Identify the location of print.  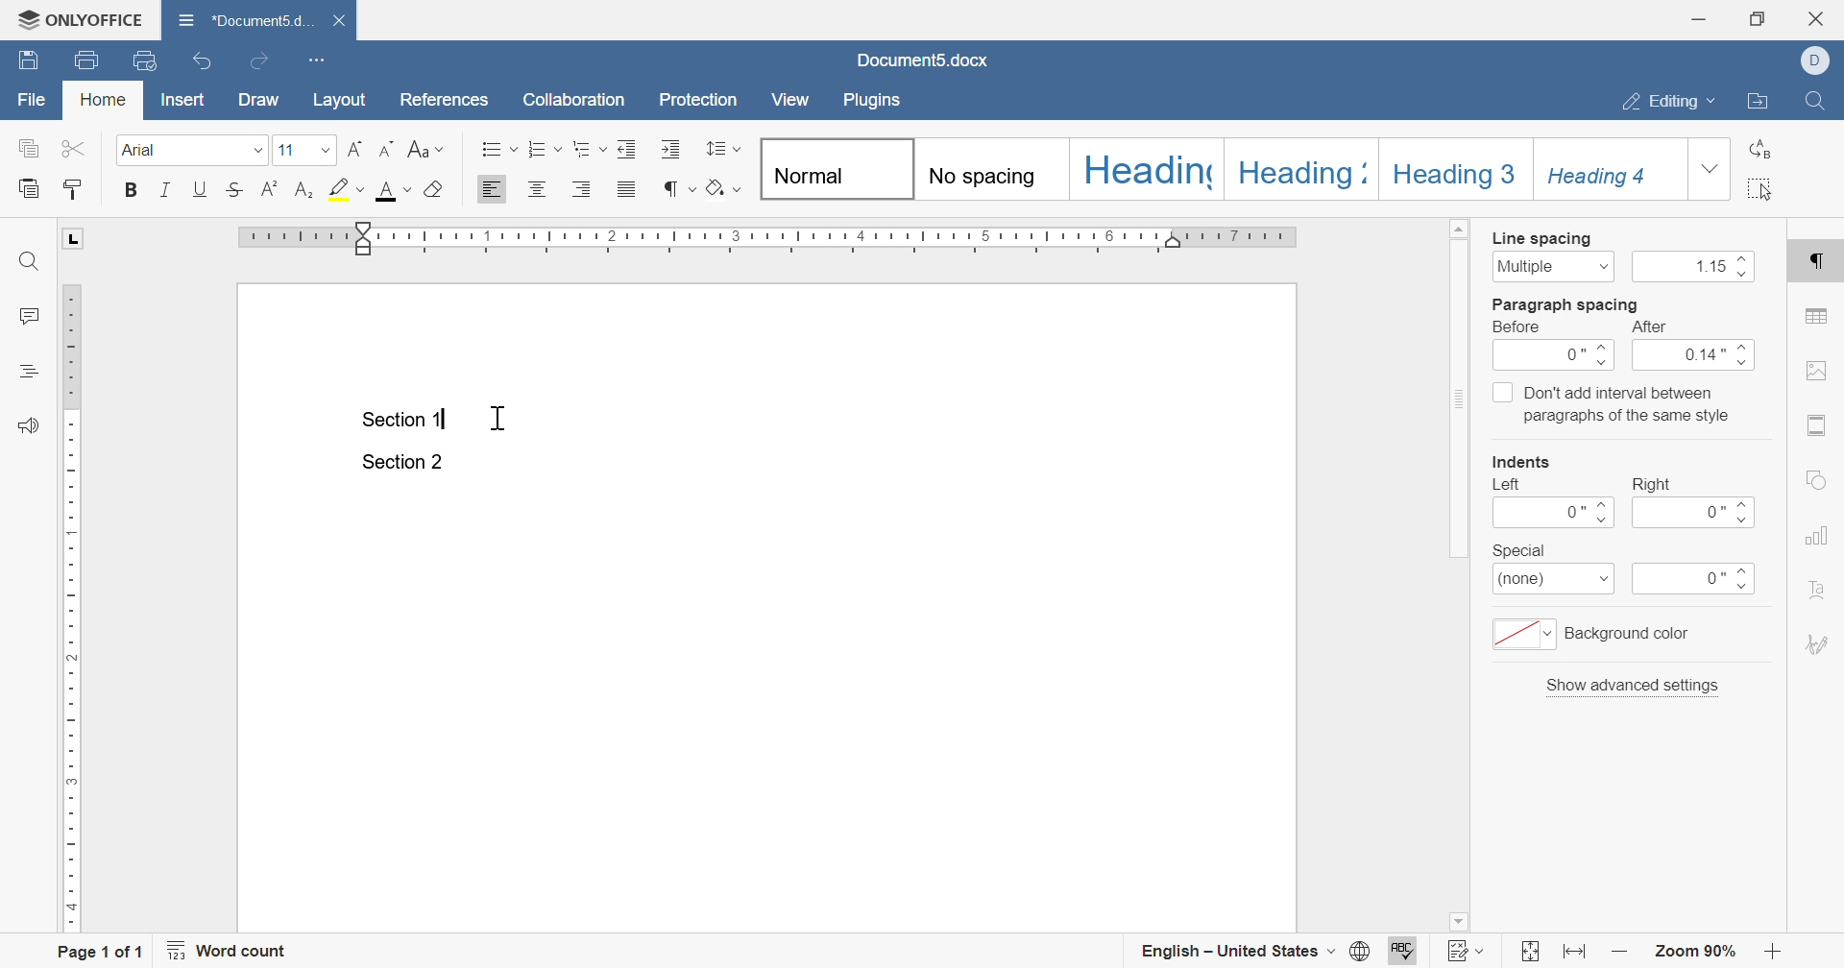
(91, 60).